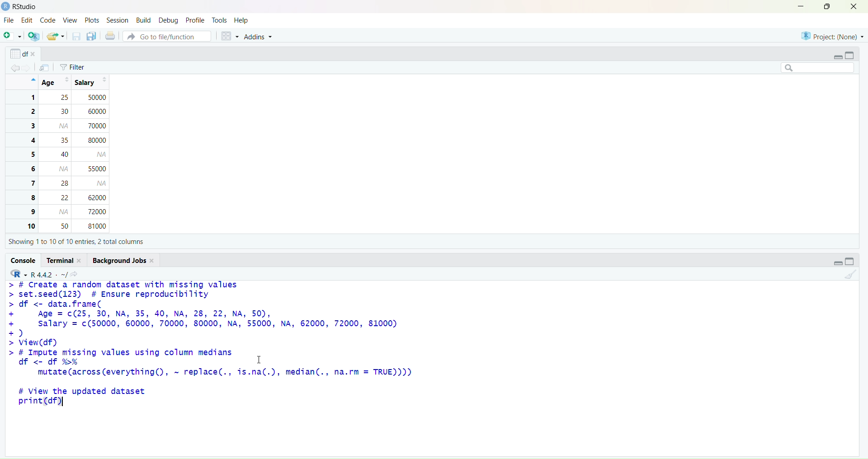  What do you see at coordinates (194, 20) in the screenshot?
I see `profile` at bounding box center [194, 20].